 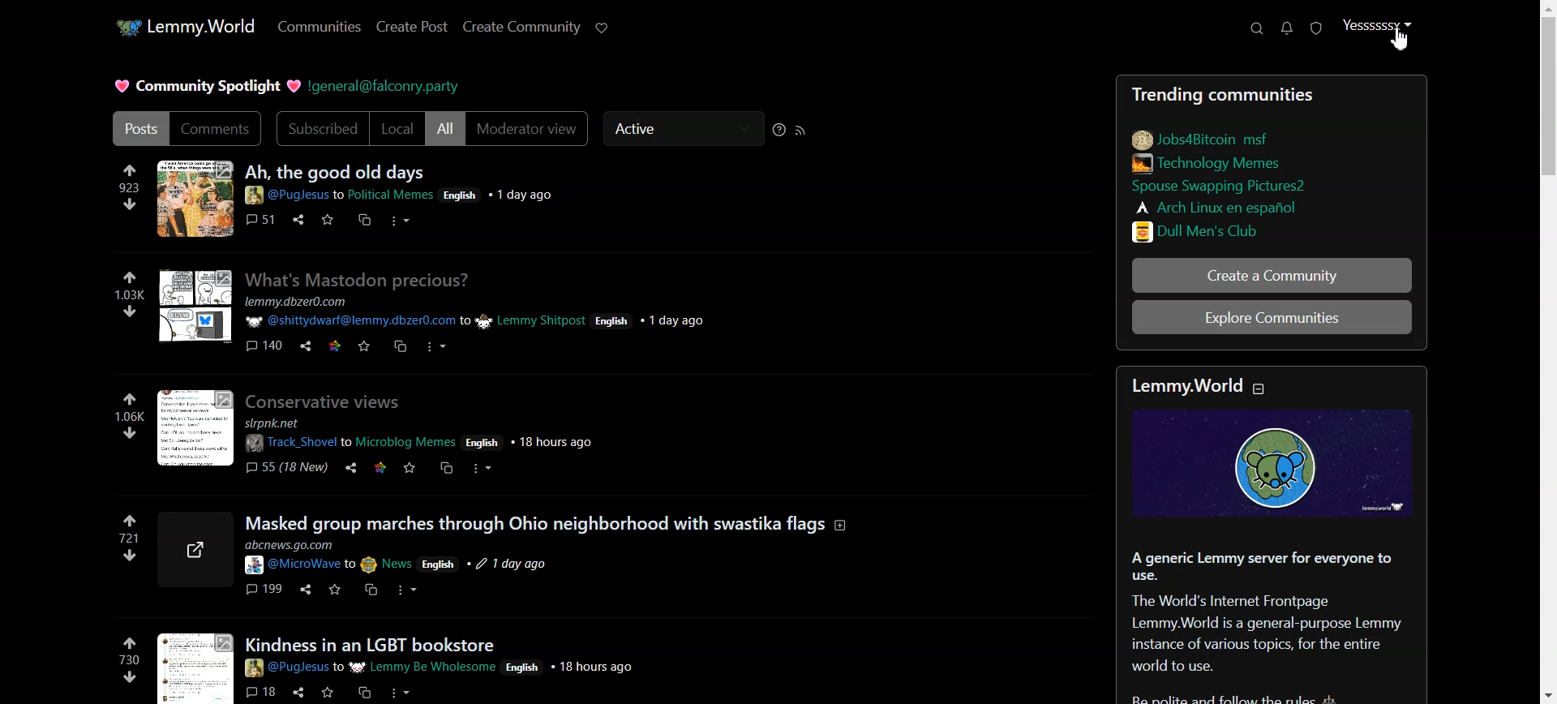 What do you see at coordinates (133, 186) in the screenshot?
I see `numbers` at bounding box center [133, 186].